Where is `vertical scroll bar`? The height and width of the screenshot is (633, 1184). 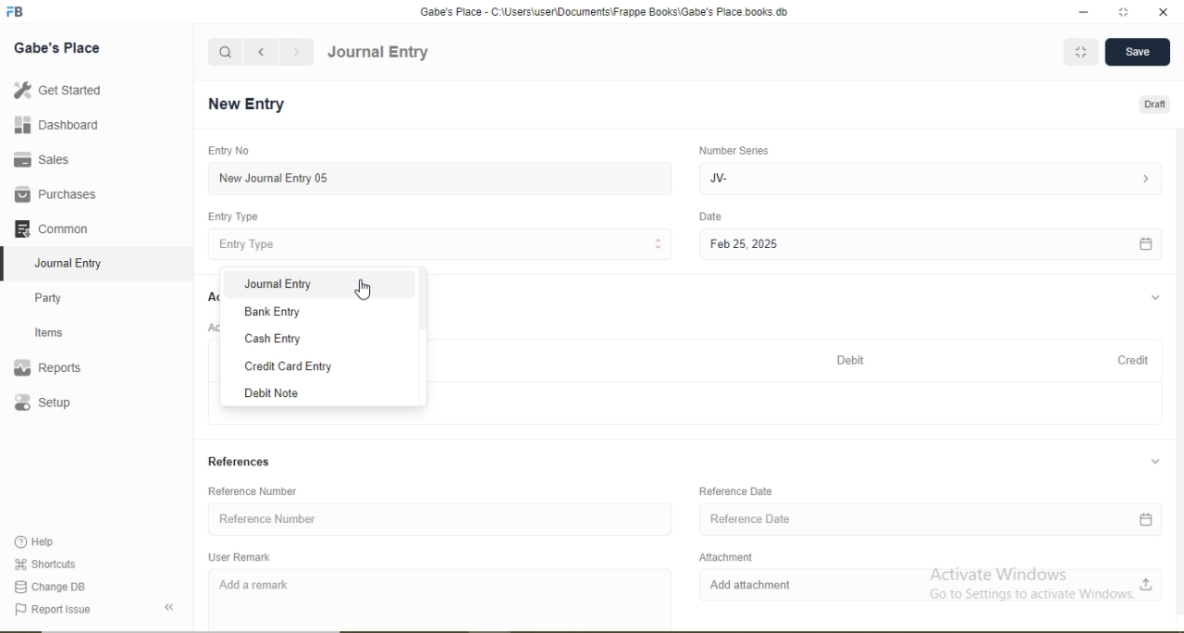 vertical scroll bar is located at coordinates (420, 338).